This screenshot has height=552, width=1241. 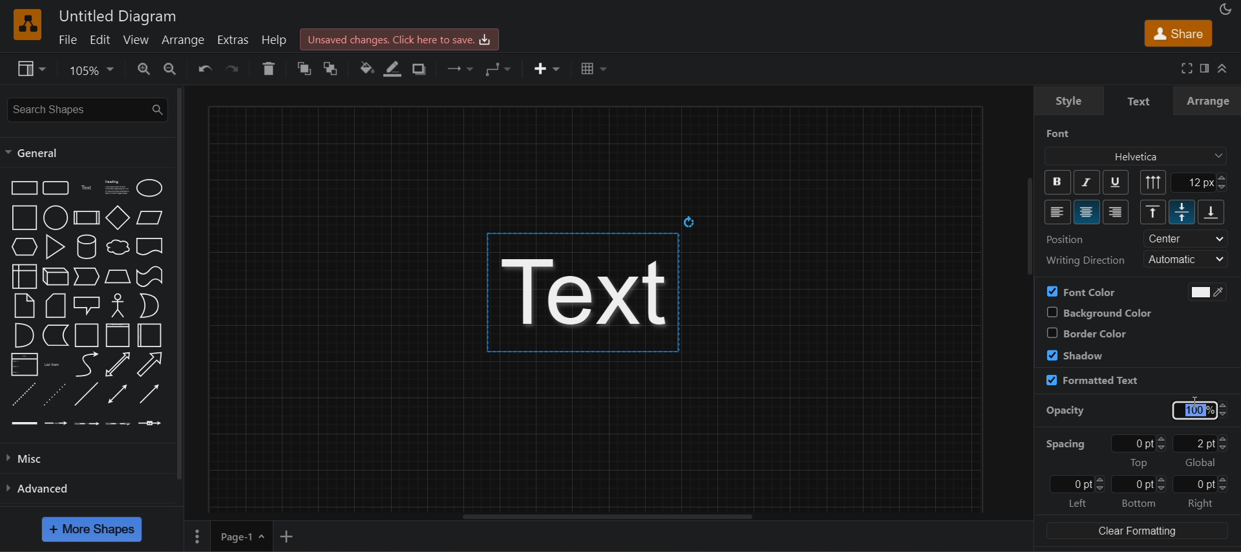 What do you see at coordinates (547, 69) in the screenshot?
I see `insert` at bounding box center [547, 69].